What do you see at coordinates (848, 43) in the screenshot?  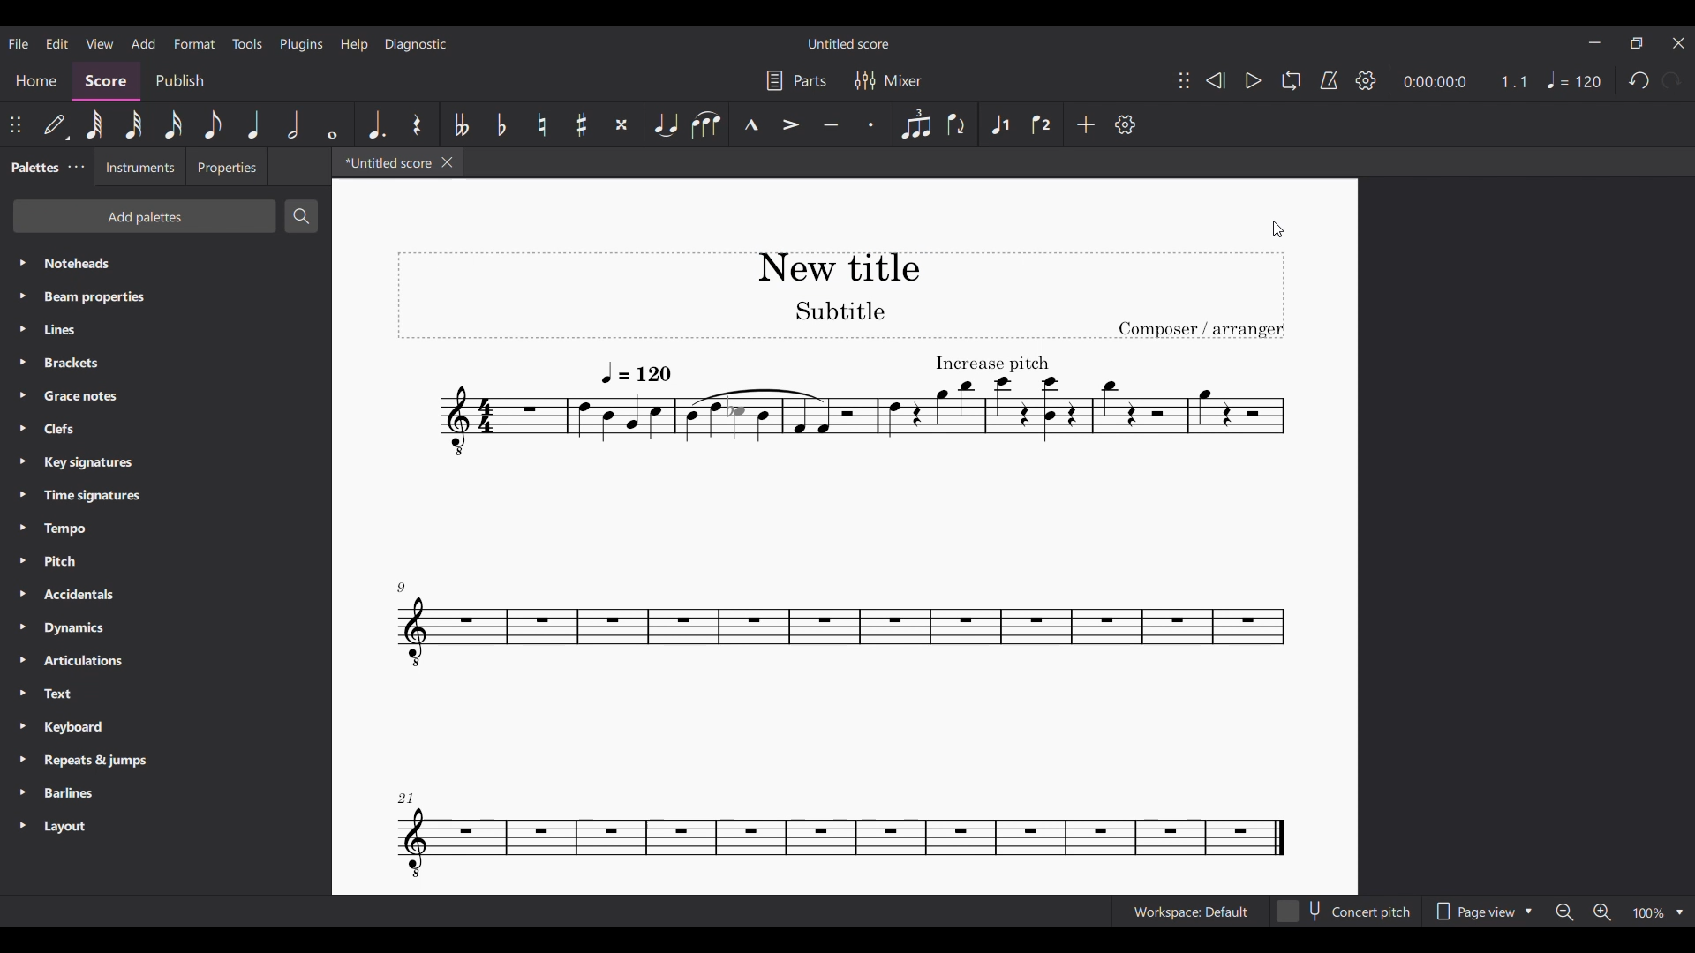 I see `Untitled score` at bounding box center [848, 43].